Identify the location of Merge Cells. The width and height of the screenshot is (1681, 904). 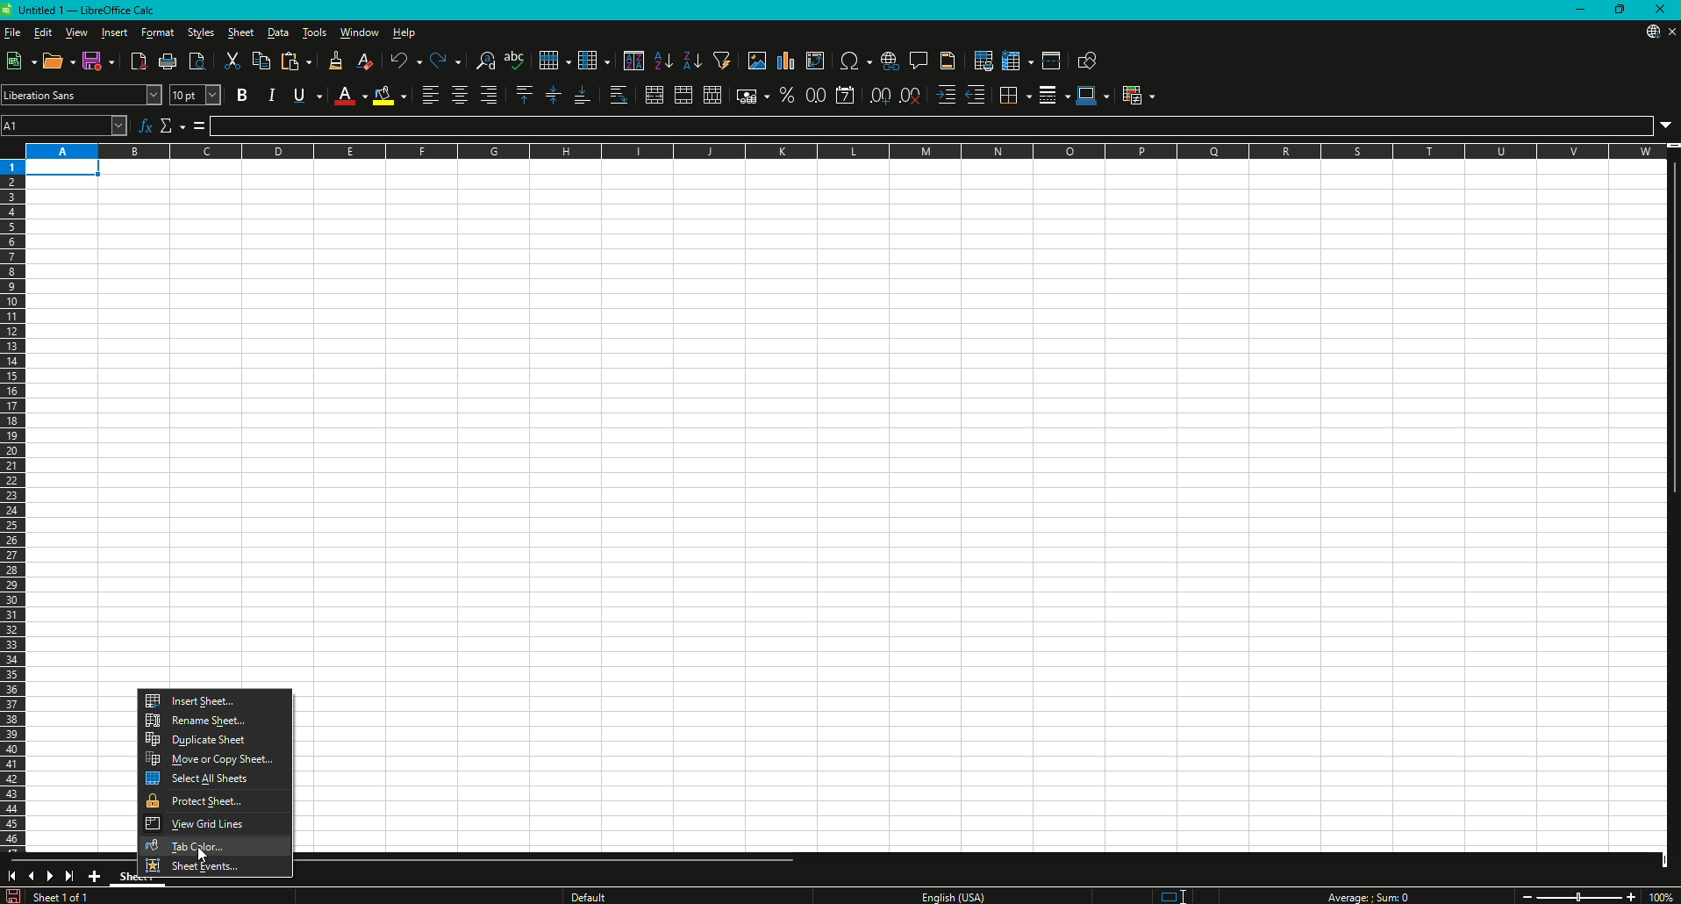
(683, 95).